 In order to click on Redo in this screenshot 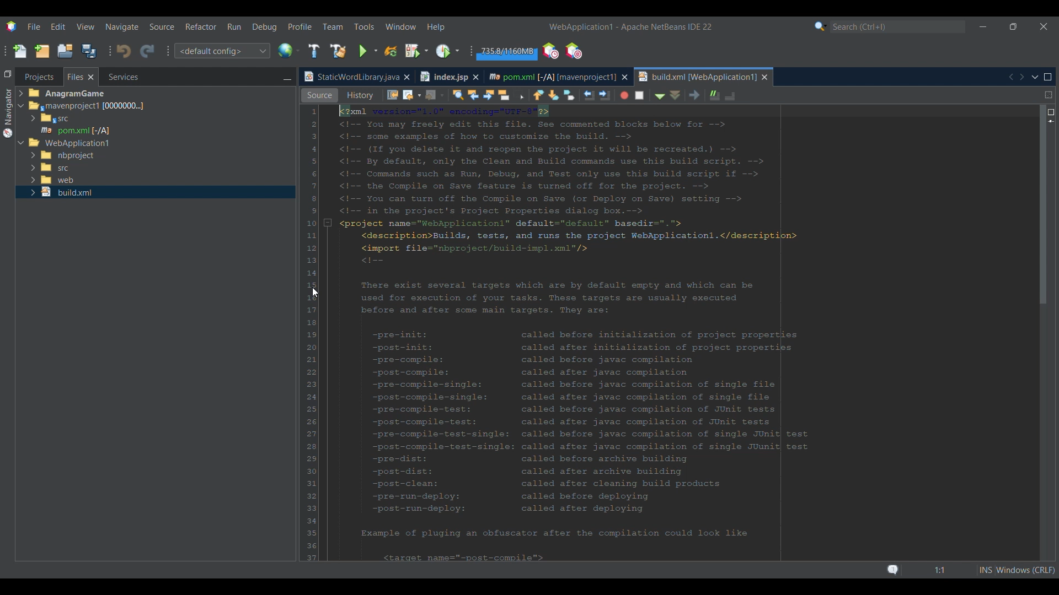, I will do `click(147, 52)`.